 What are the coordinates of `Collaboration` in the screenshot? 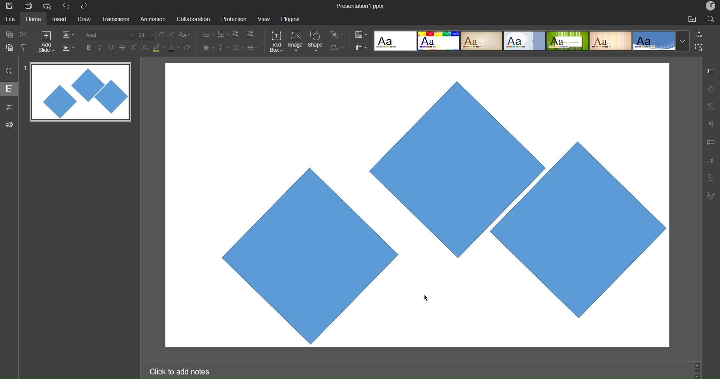 It's located at (192, 19).